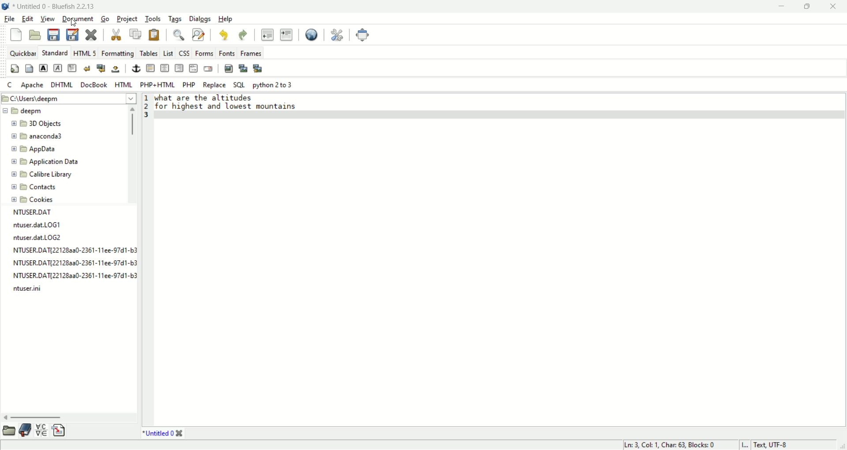 This screenshot has height=450, width=847. I want to click on appdata, so click(36, 150).